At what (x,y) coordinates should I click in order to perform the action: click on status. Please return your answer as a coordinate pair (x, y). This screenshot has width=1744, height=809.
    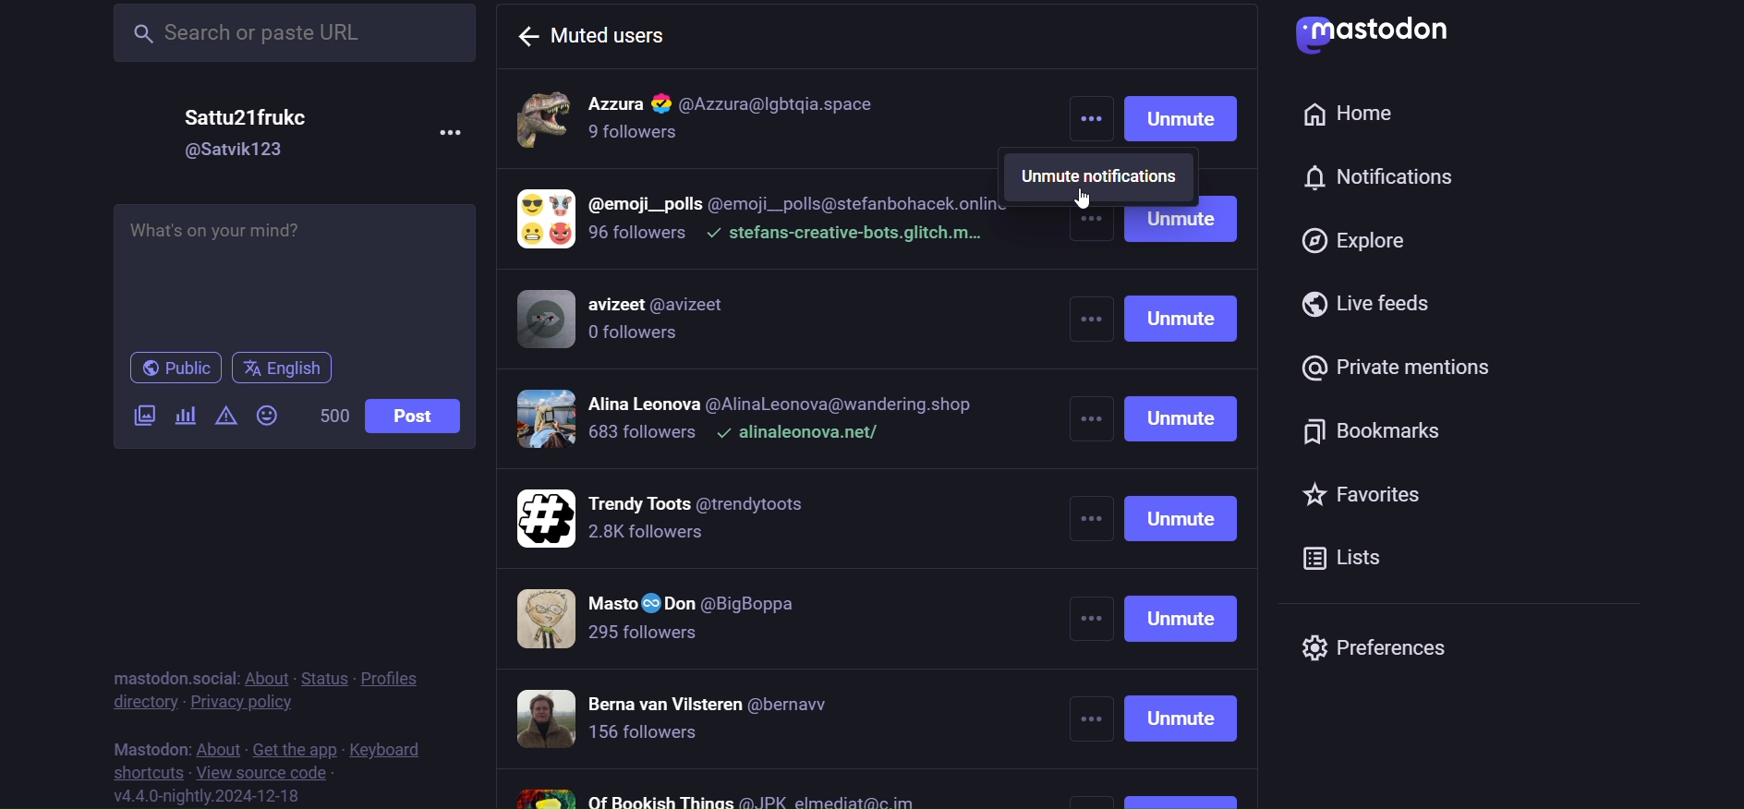
    Looking at the image, I should click on (322, 678).